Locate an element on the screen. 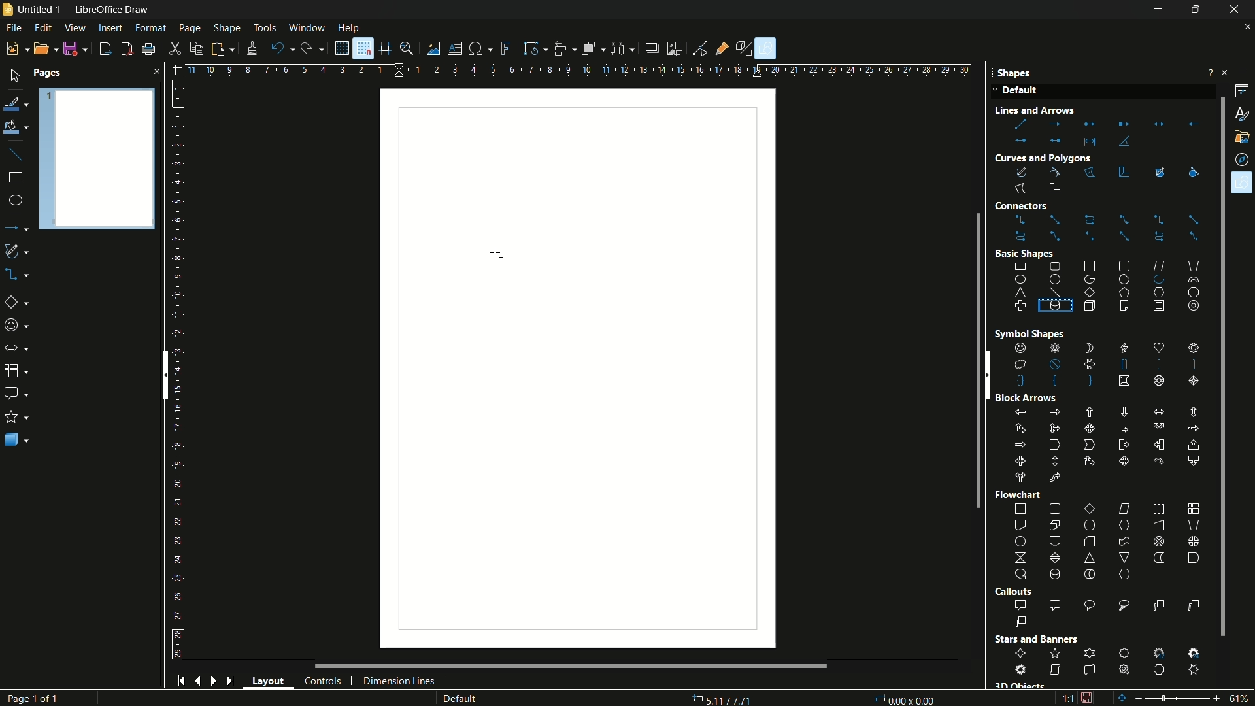 The height and width of the screenshot is (706, 1255). export is located at coordinates (106, 50).